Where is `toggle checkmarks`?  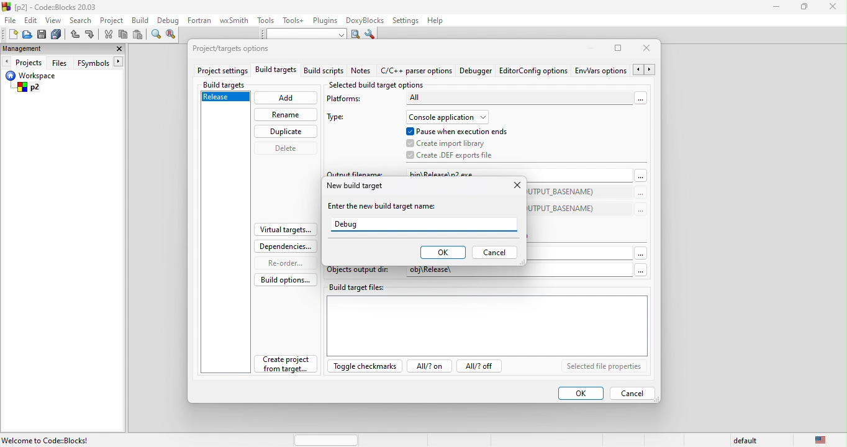
toggle checkmarks is located at coordinates (365, 366).